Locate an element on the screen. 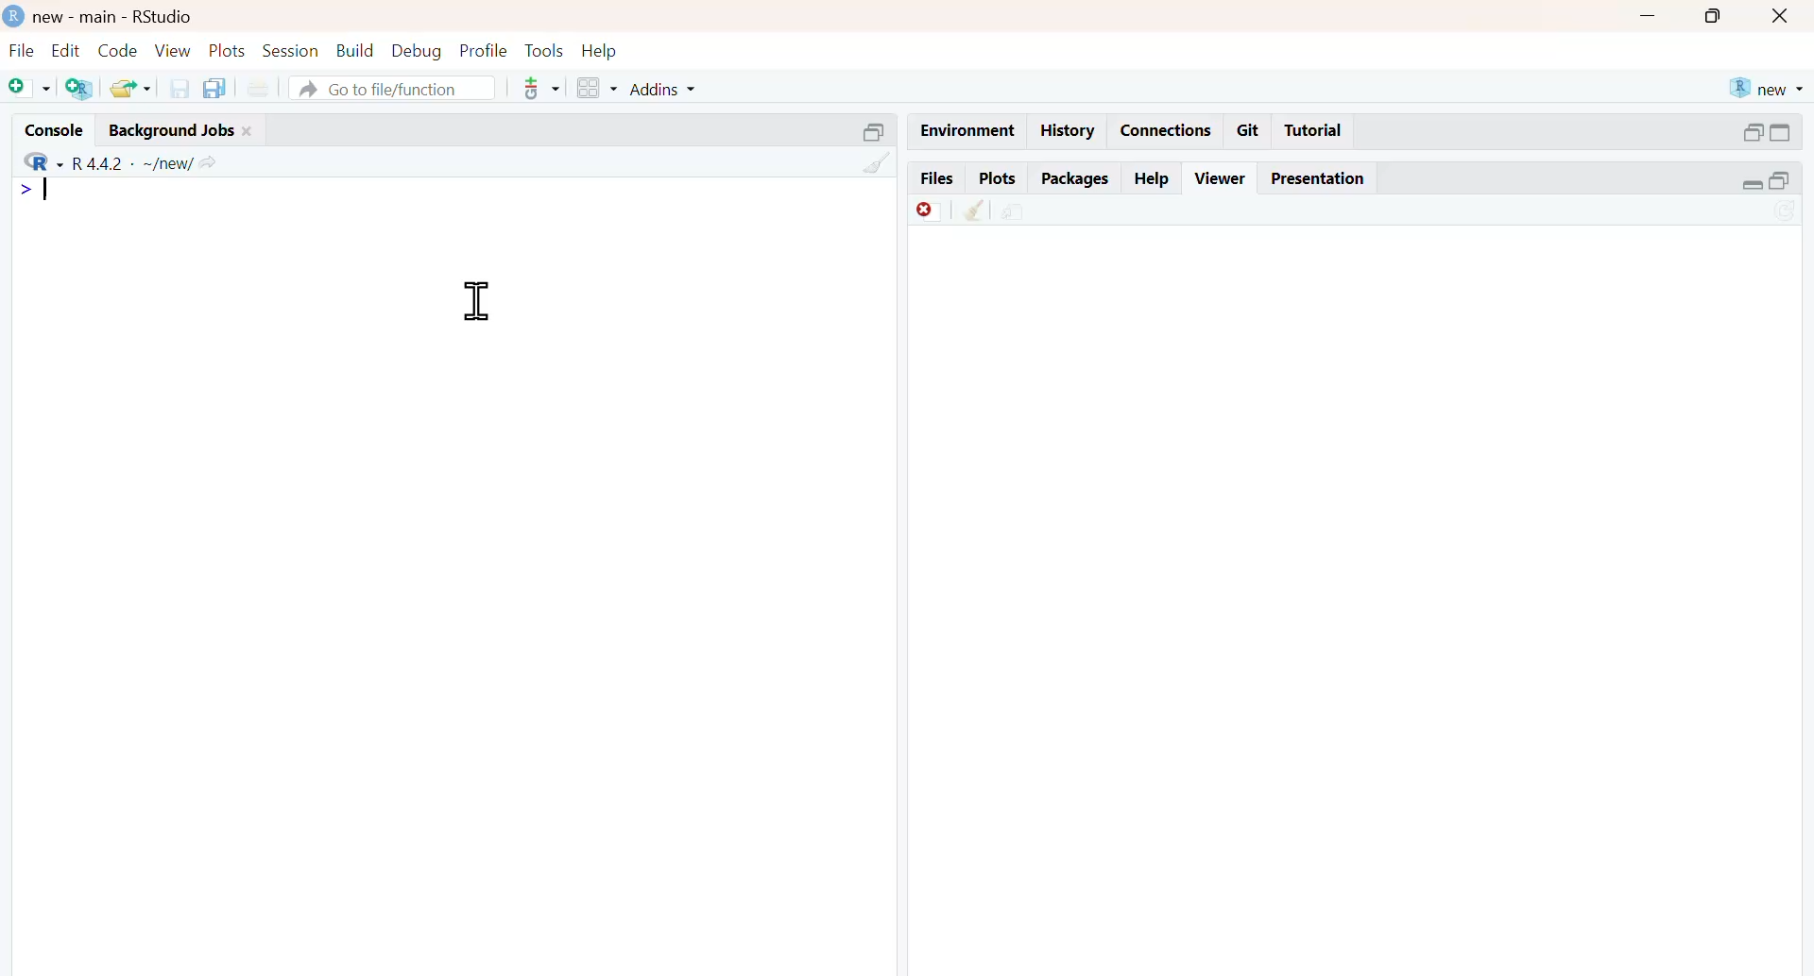  R 4.4.2 ~/new/ is located at coordinates (132, 162).